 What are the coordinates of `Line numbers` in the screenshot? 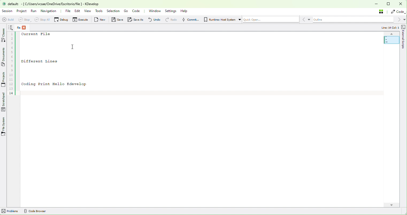 It's located at (13, 64).